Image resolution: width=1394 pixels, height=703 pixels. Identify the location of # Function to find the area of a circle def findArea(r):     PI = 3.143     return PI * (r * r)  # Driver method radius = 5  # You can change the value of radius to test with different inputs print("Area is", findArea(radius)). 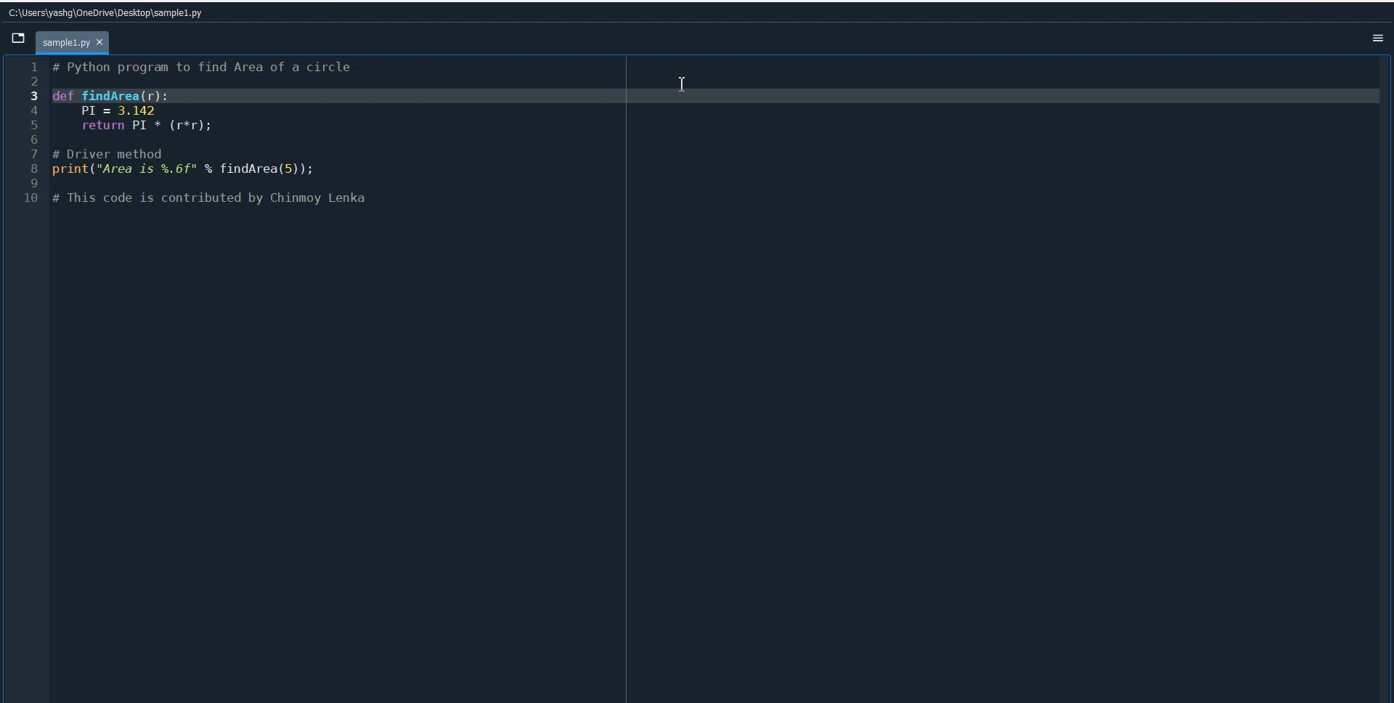
(715, 378).